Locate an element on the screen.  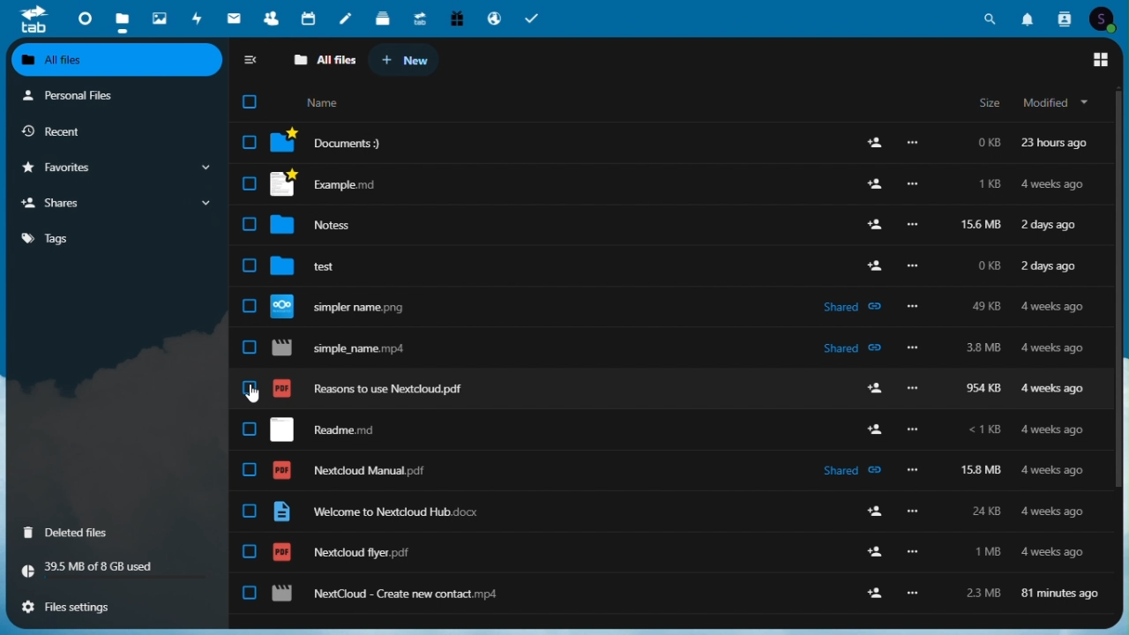
more options is located at coordinates (914, 552).